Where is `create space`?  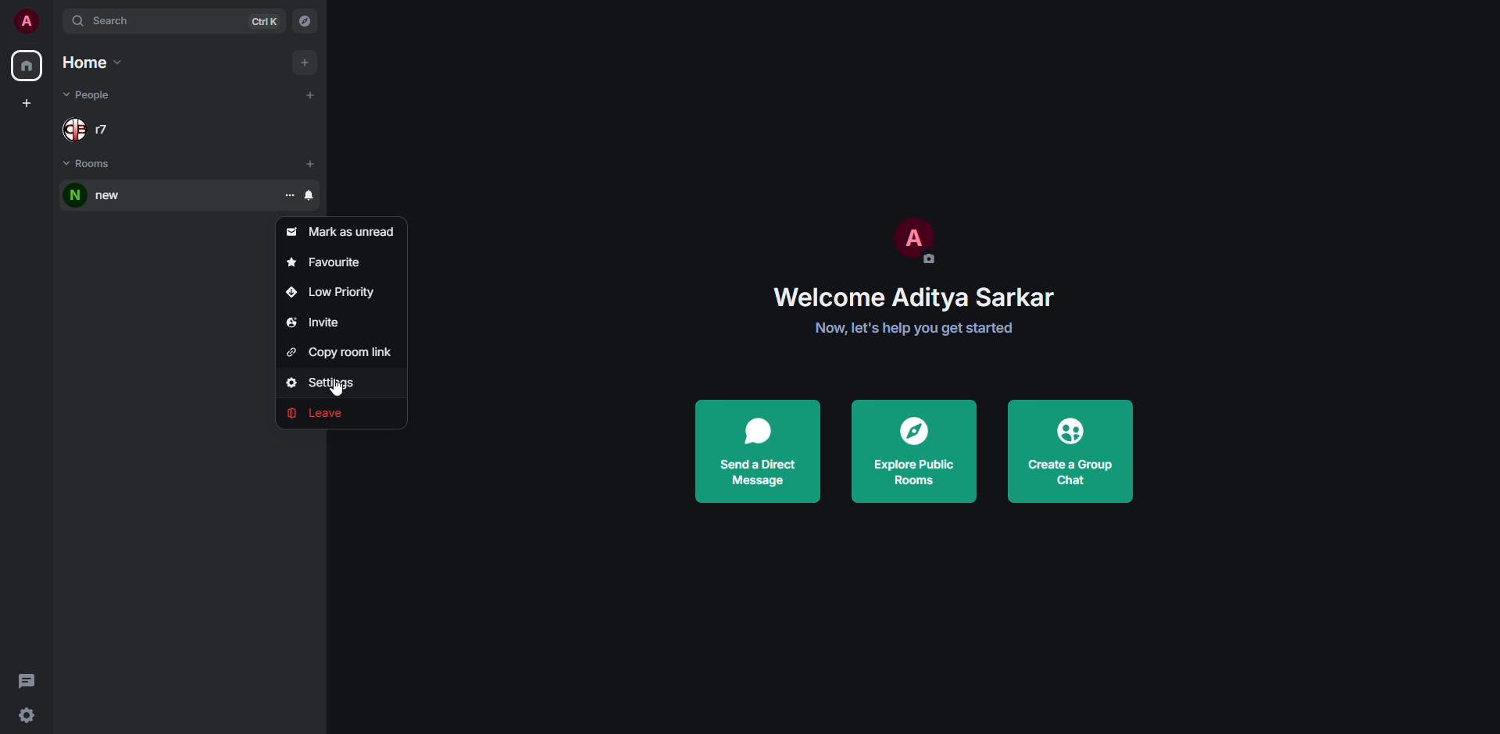 create space is located at coordinates (29, 103).